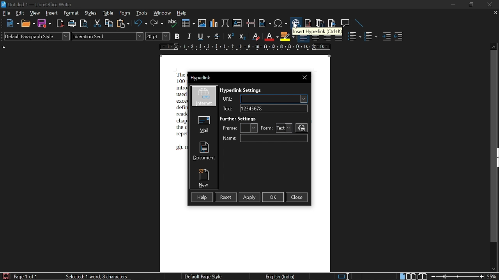 This screenshot has width=499, height=280. Describe the element at coordinates (188, 23) in the screenshot. I see `insert table` at that location.